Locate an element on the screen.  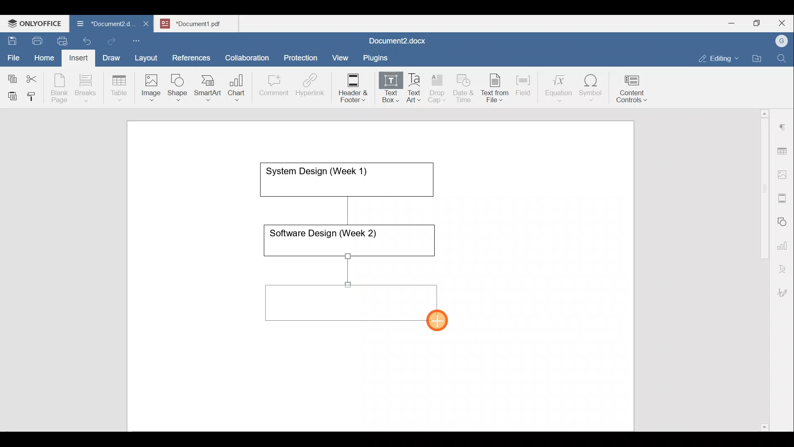
Drop cap is located at coordinates (439, 87).